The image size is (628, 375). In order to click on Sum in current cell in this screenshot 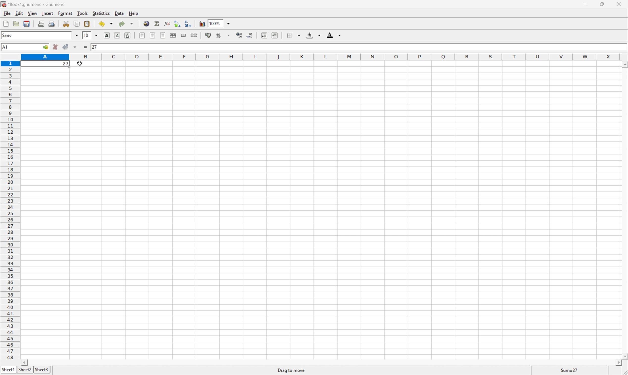, I will do `click(158, 24)`.